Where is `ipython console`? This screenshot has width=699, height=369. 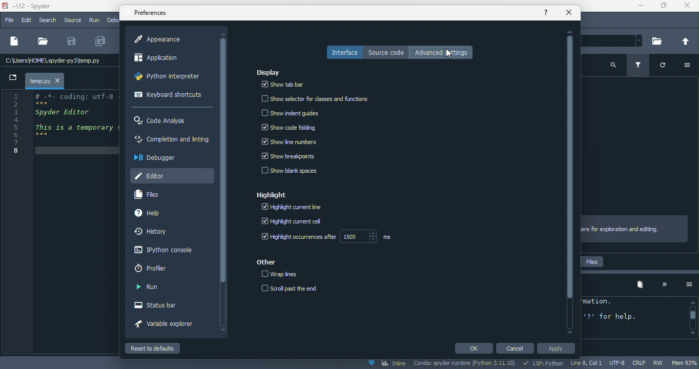 ipython console is located at coordinates (161, 251).